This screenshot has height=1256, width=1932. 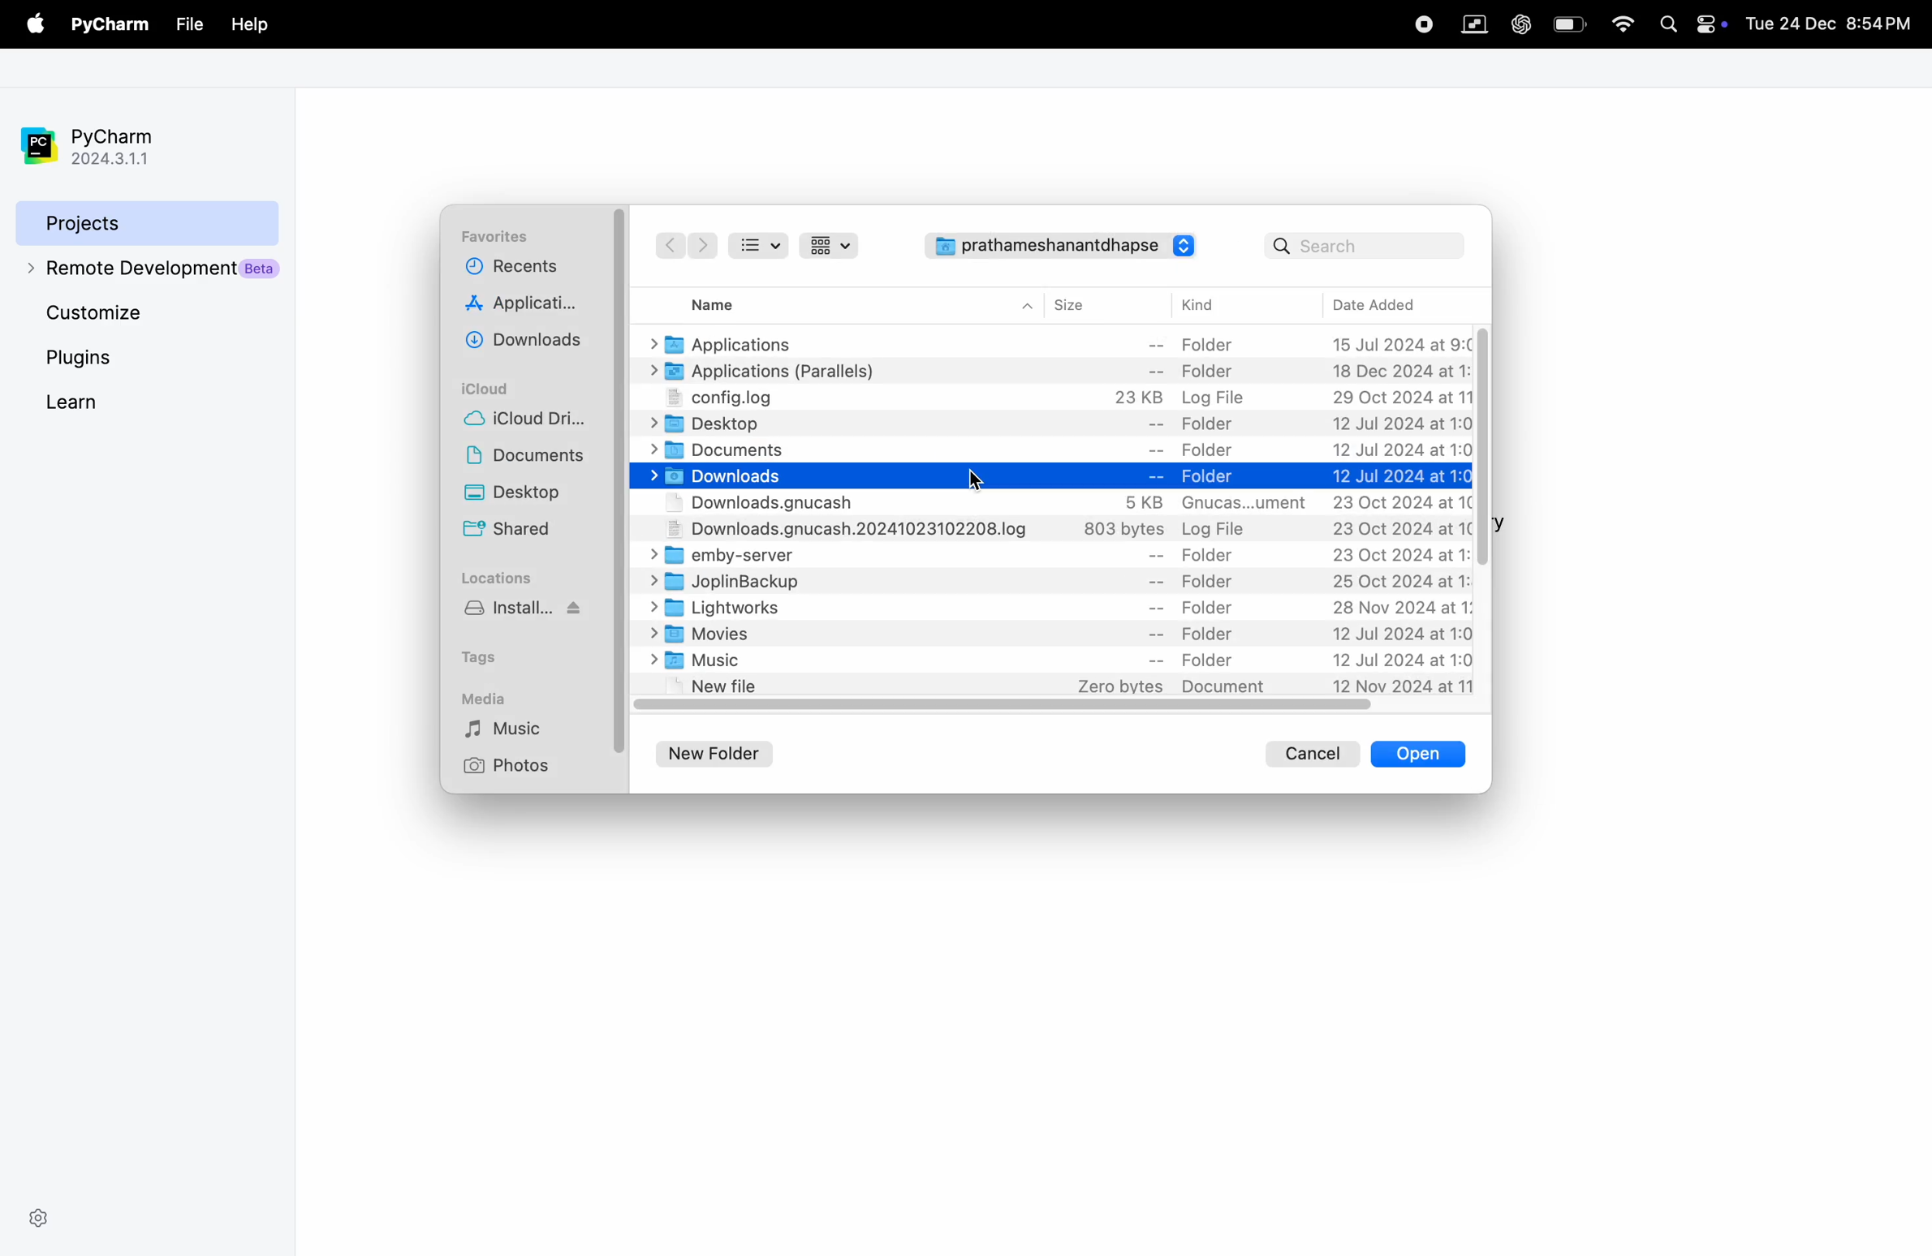 I want to click on battery, so click(x=1569, y=23).